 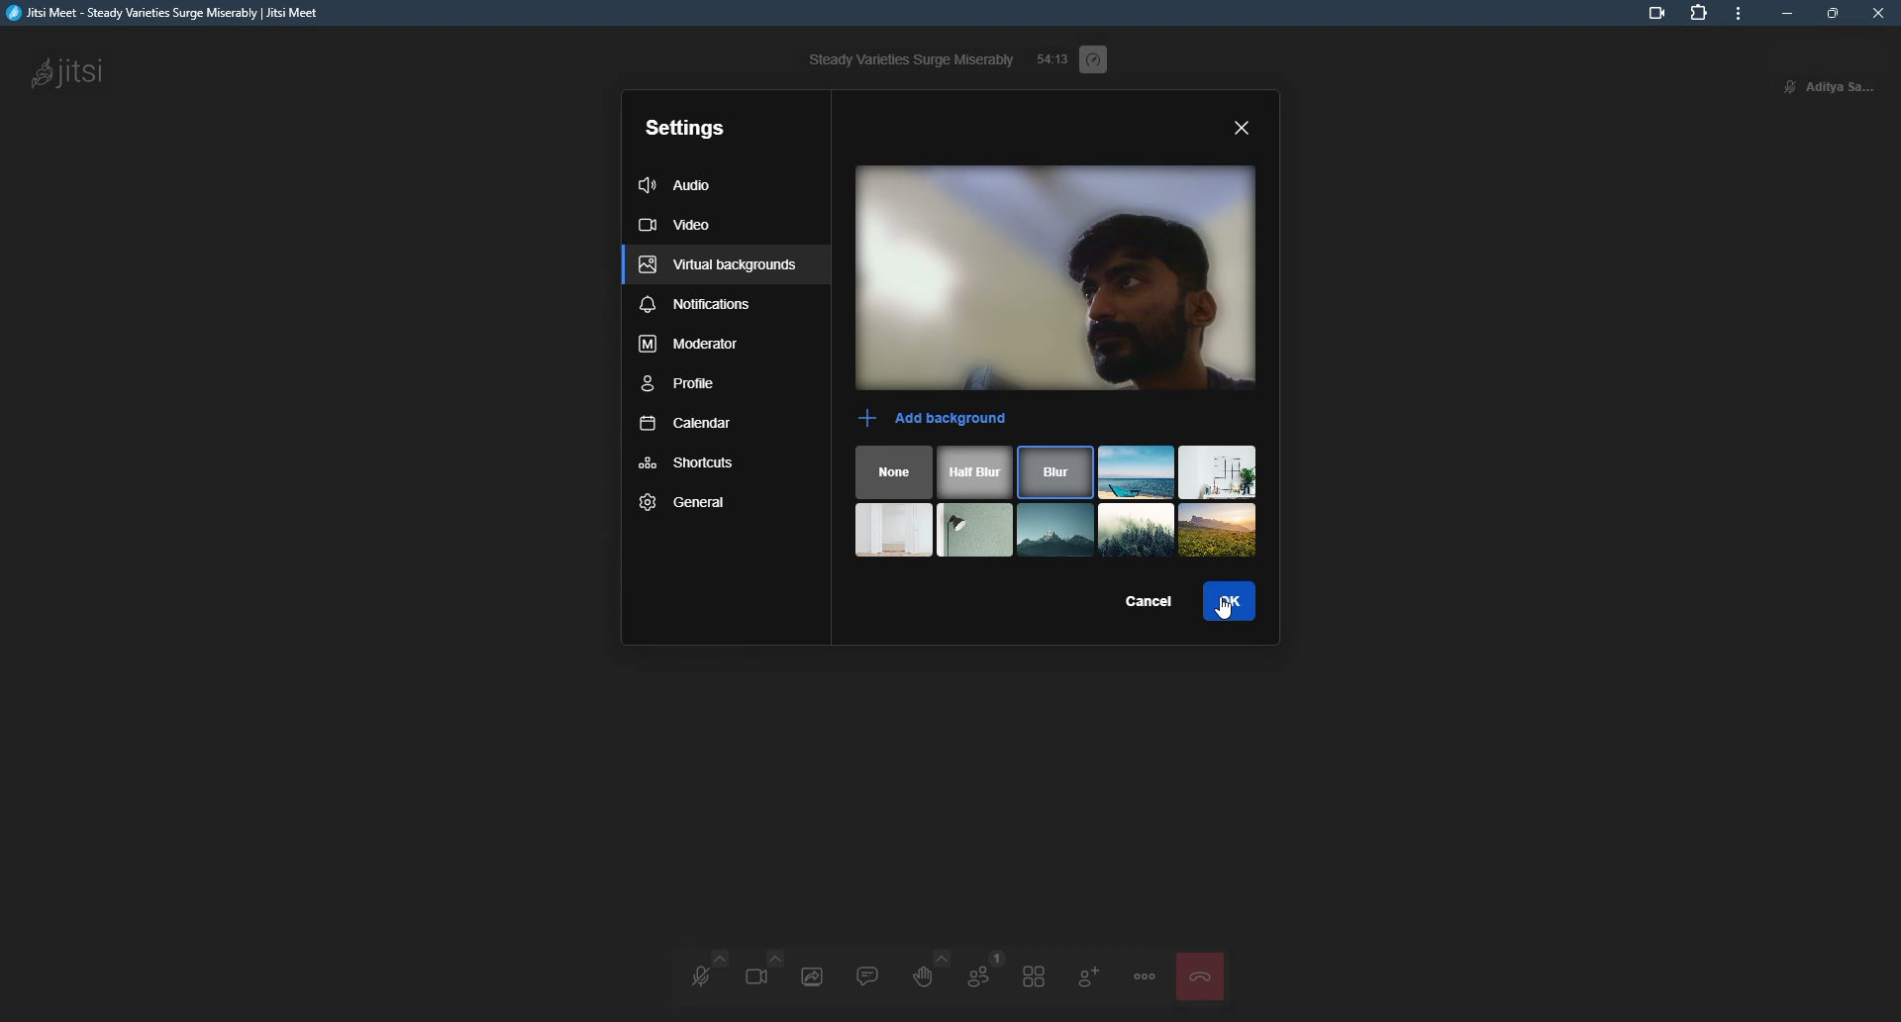 What do you see at coordinates (980, 973) in the screenshot?
I see `participants` at bounding box center [980, 973].